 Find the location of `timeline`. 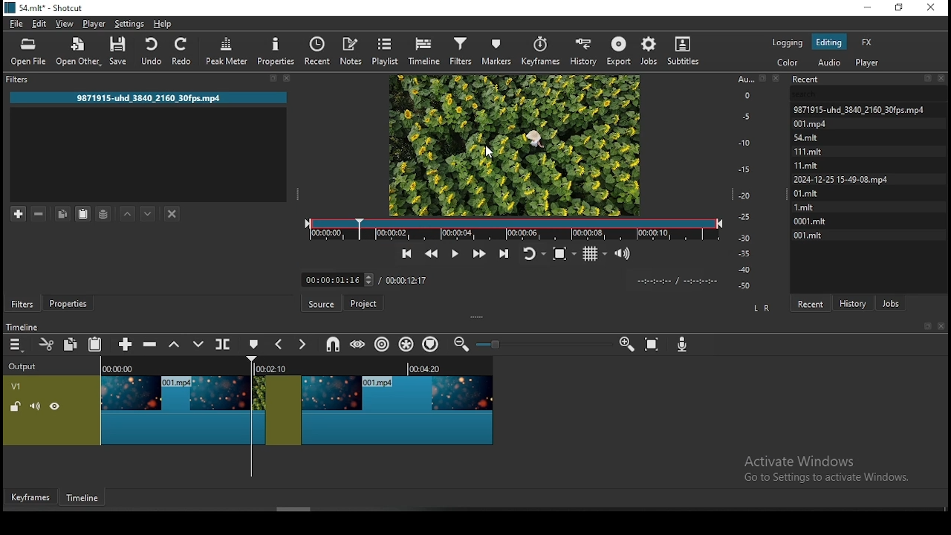

timeline is located at coordinates (426, 50).